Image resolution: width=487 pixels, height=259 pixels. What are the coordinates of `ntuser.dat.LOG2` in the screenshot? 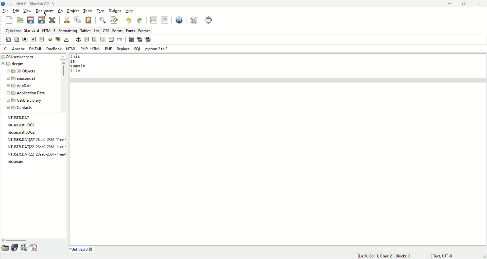 It's located at (23, 133).